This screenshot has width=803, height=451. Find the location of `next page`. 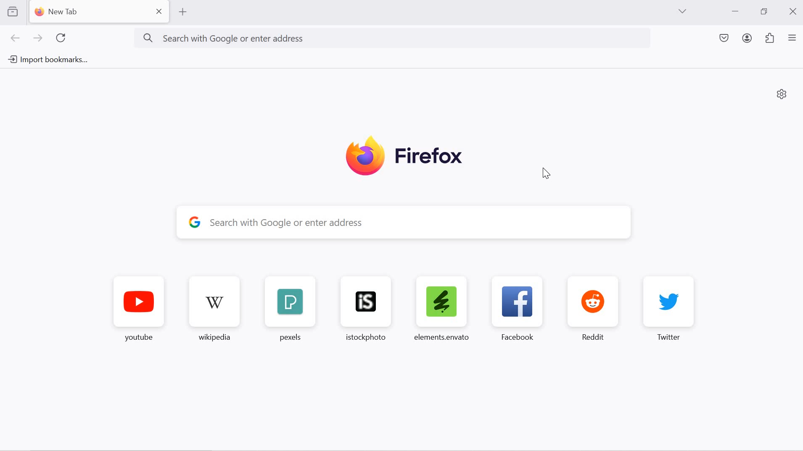

next page is located at coordinates (38, 39).